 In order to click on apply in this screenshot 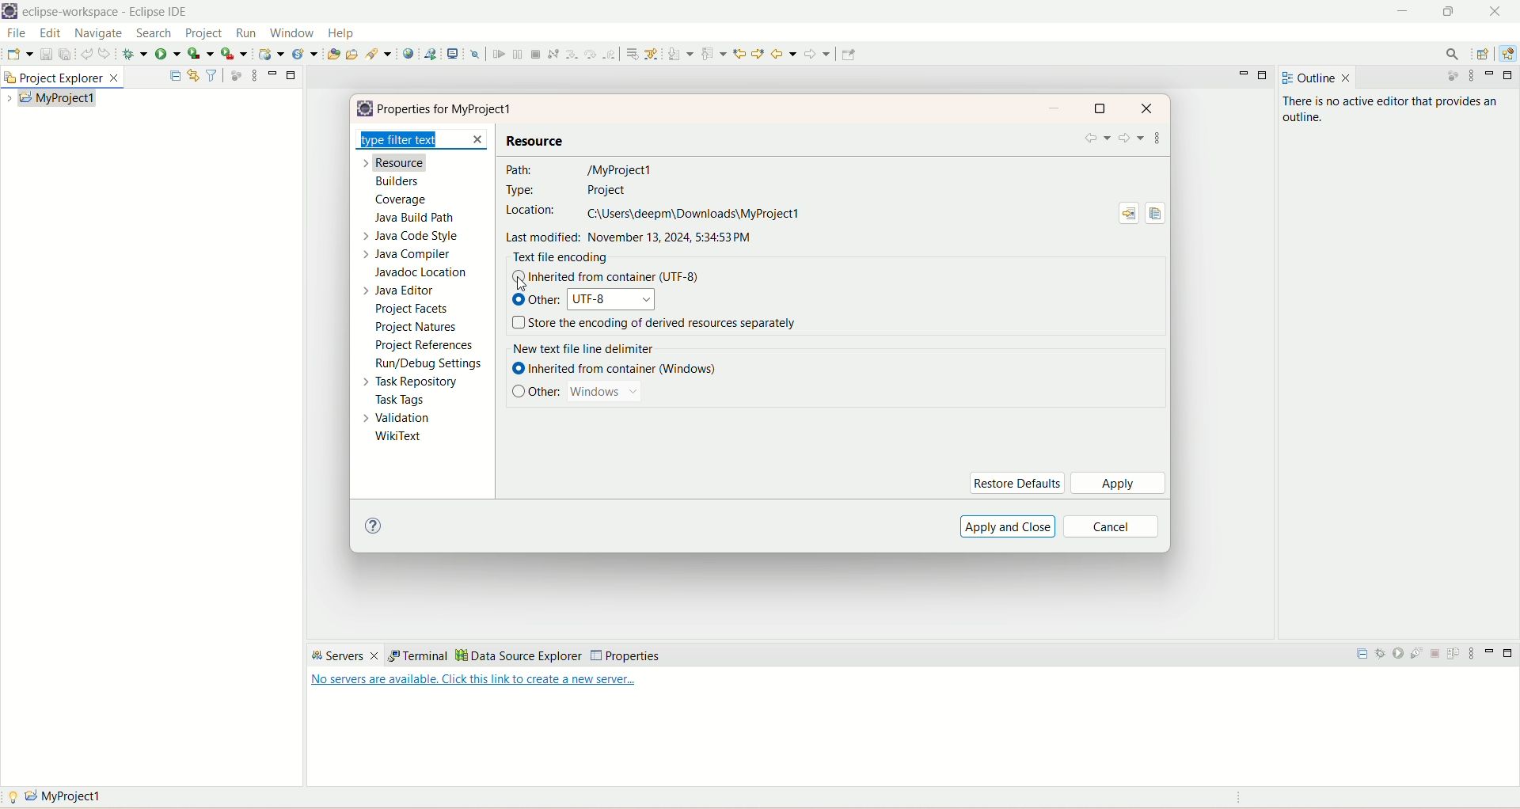, I will do `click(1118, 483)`.